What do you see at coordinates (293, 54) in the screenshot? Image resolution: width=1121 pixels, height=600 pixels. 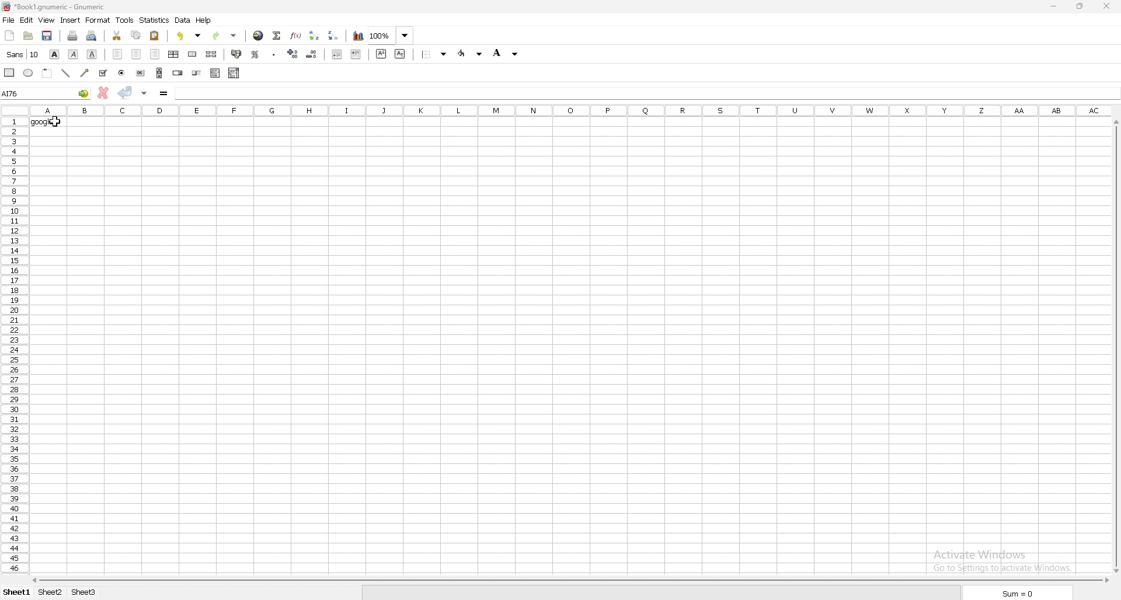 I see `increase decimals` at bounding box center [293, 54].